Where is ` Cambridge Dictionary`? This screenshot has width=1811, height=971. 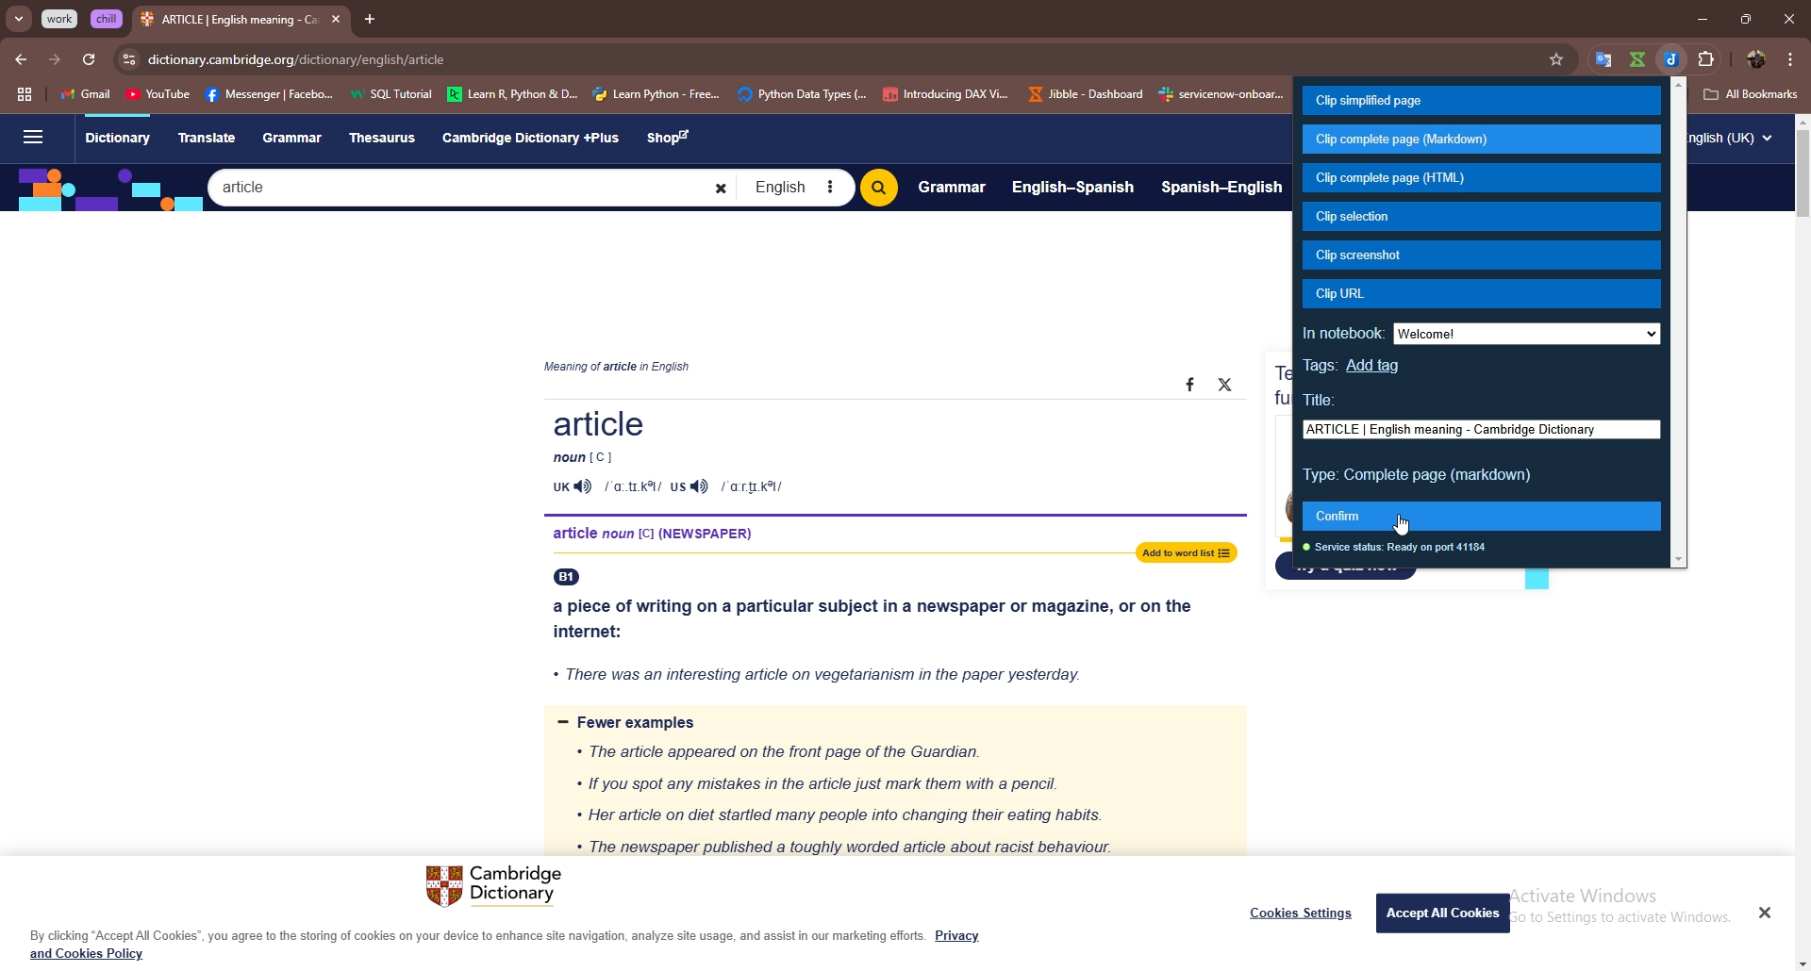  Cambridge Dictionary is located at coordinates (499, 888).